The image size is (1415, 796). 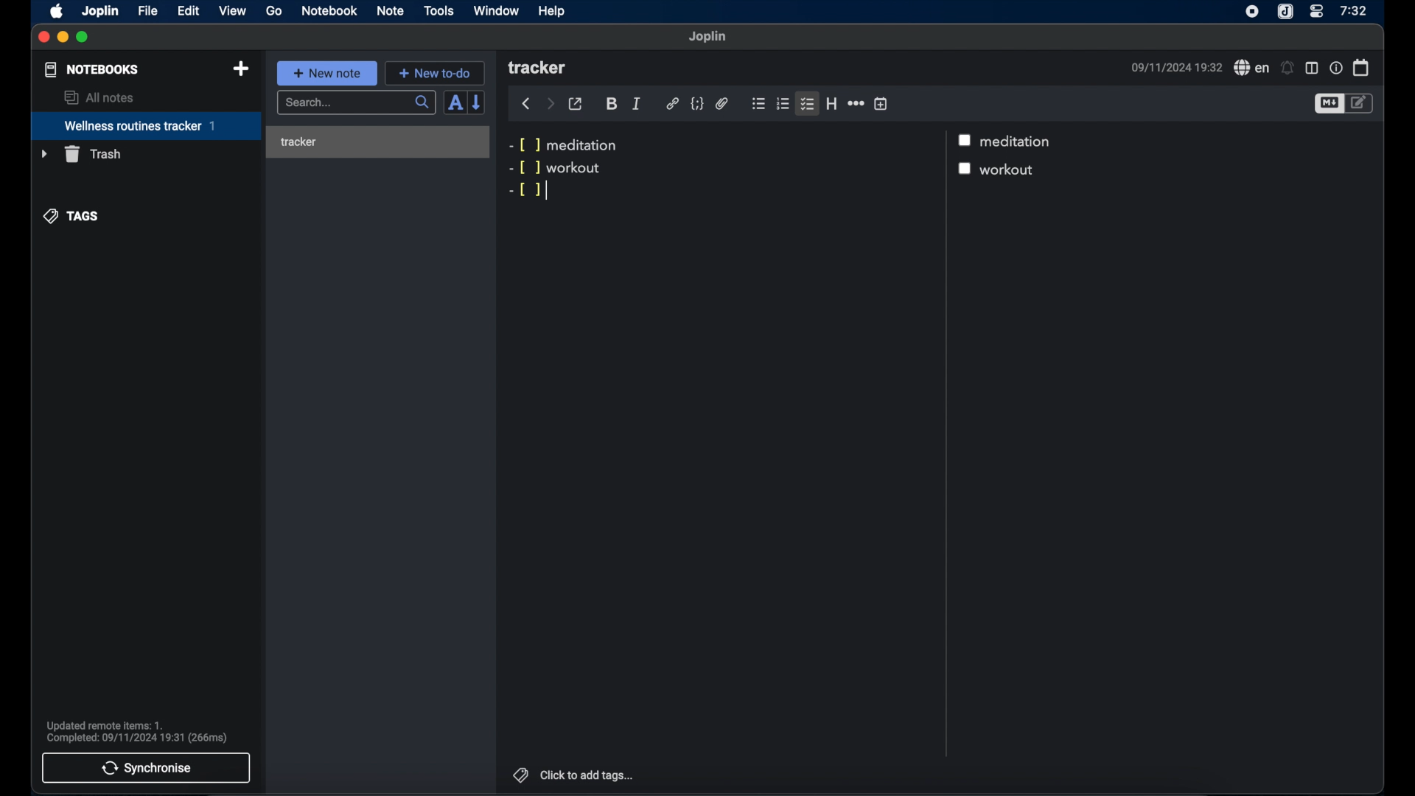 I want to click on tags, so click(x=71, y=217).